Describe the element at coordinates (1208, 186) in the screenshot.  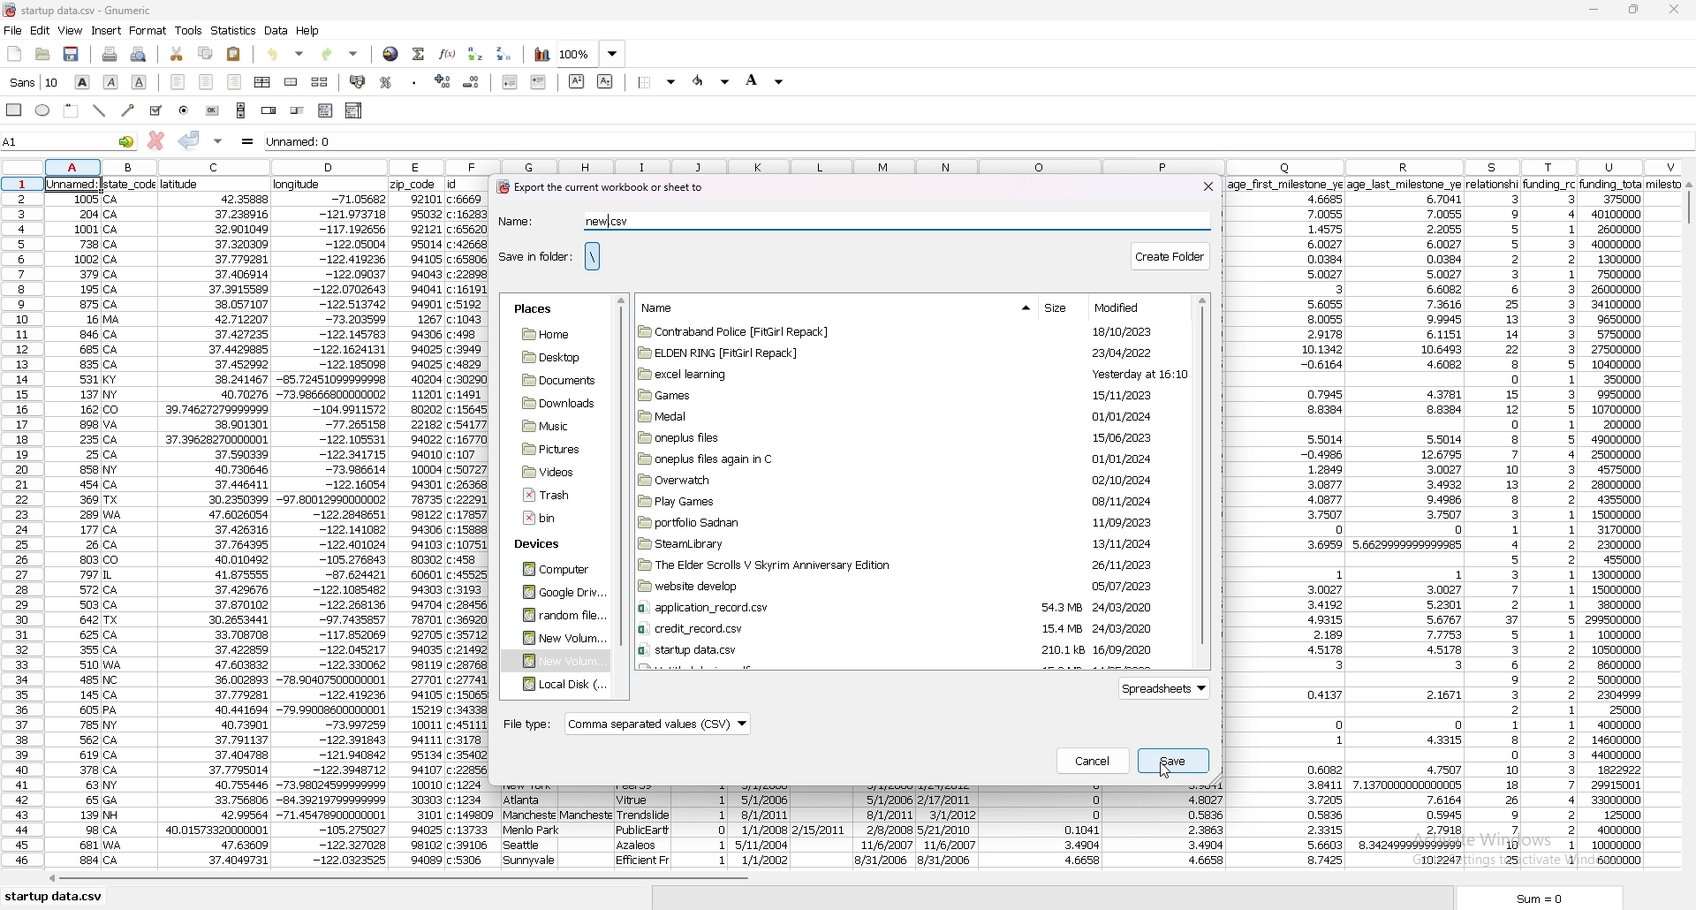
I see `close` at that location.